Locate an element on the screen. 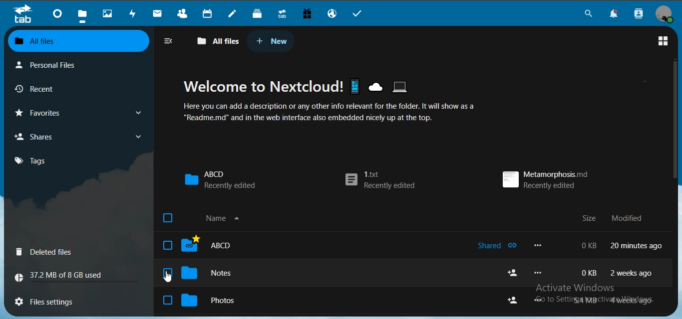  more options is located at coordinates (539, 300).